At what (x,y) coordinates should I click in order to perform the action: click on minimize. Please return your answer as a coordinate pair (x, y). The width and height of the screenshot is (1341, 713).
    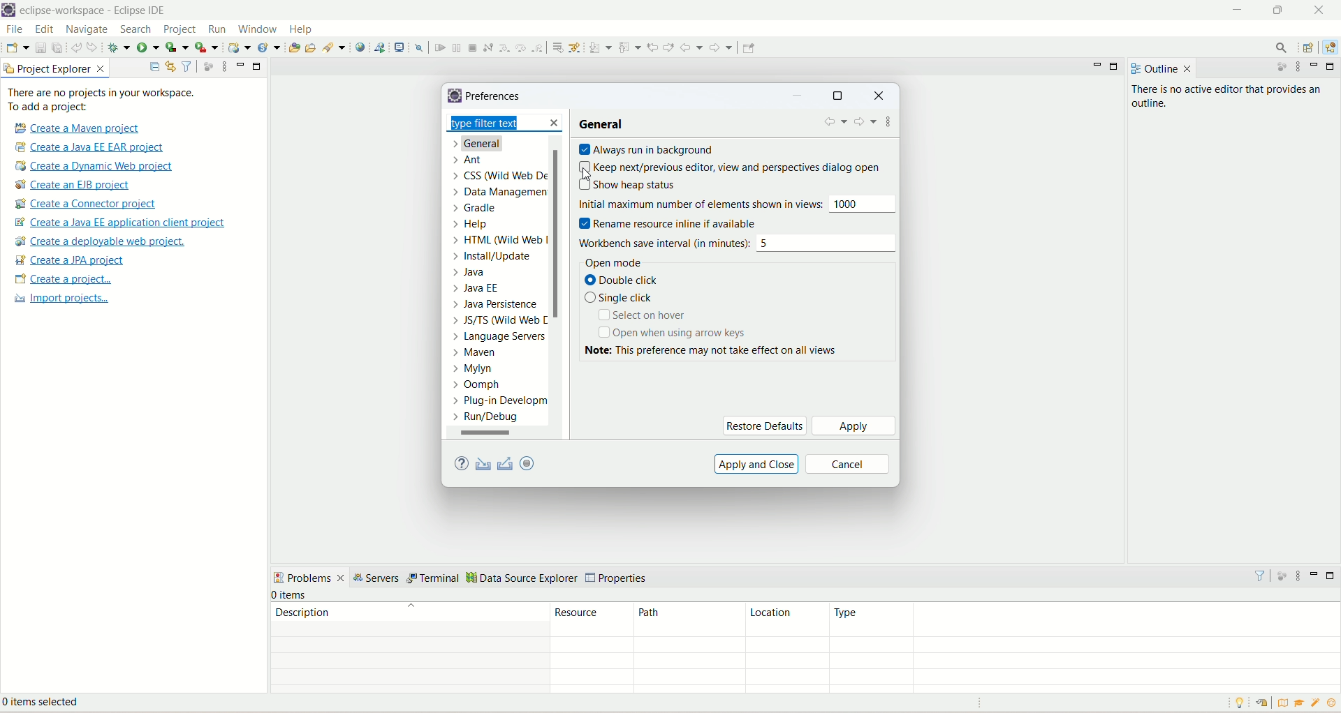
    Looking at the image, I should click on (1317, 573).